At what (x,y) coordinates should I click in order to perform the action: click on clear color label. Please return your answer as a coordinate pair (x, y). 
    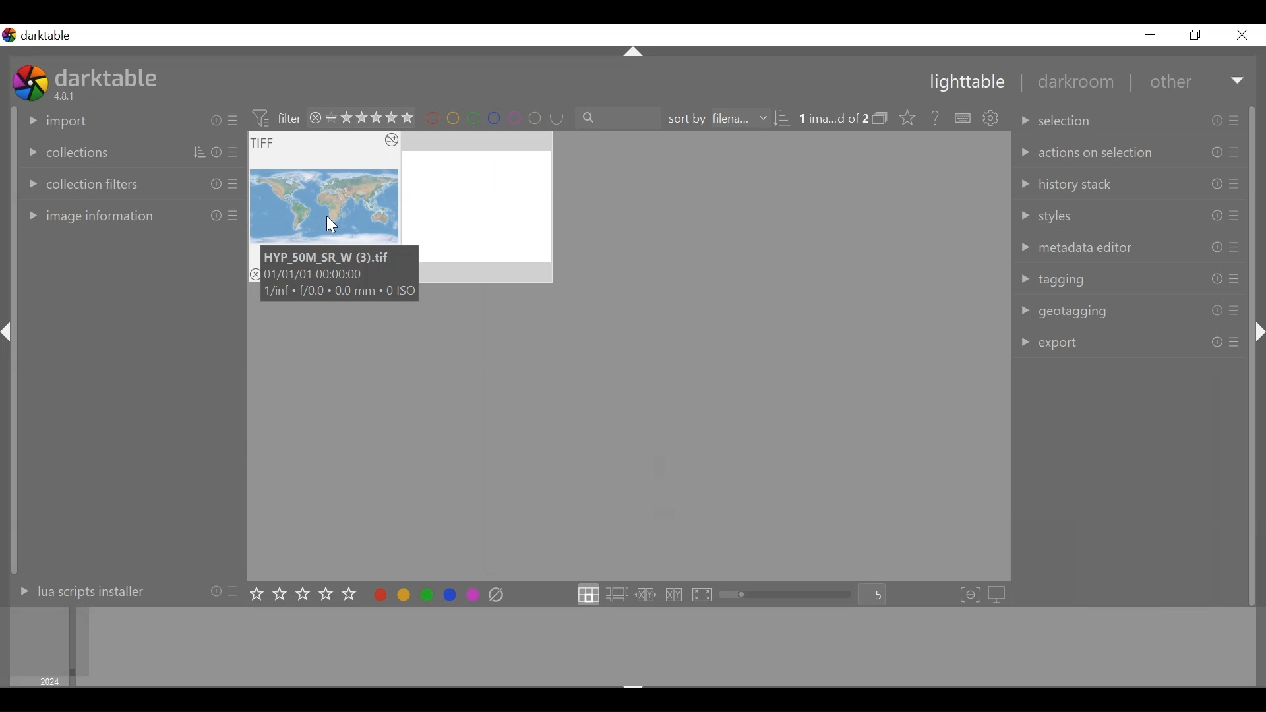
    Looking at the image, I should click on (498, 595).